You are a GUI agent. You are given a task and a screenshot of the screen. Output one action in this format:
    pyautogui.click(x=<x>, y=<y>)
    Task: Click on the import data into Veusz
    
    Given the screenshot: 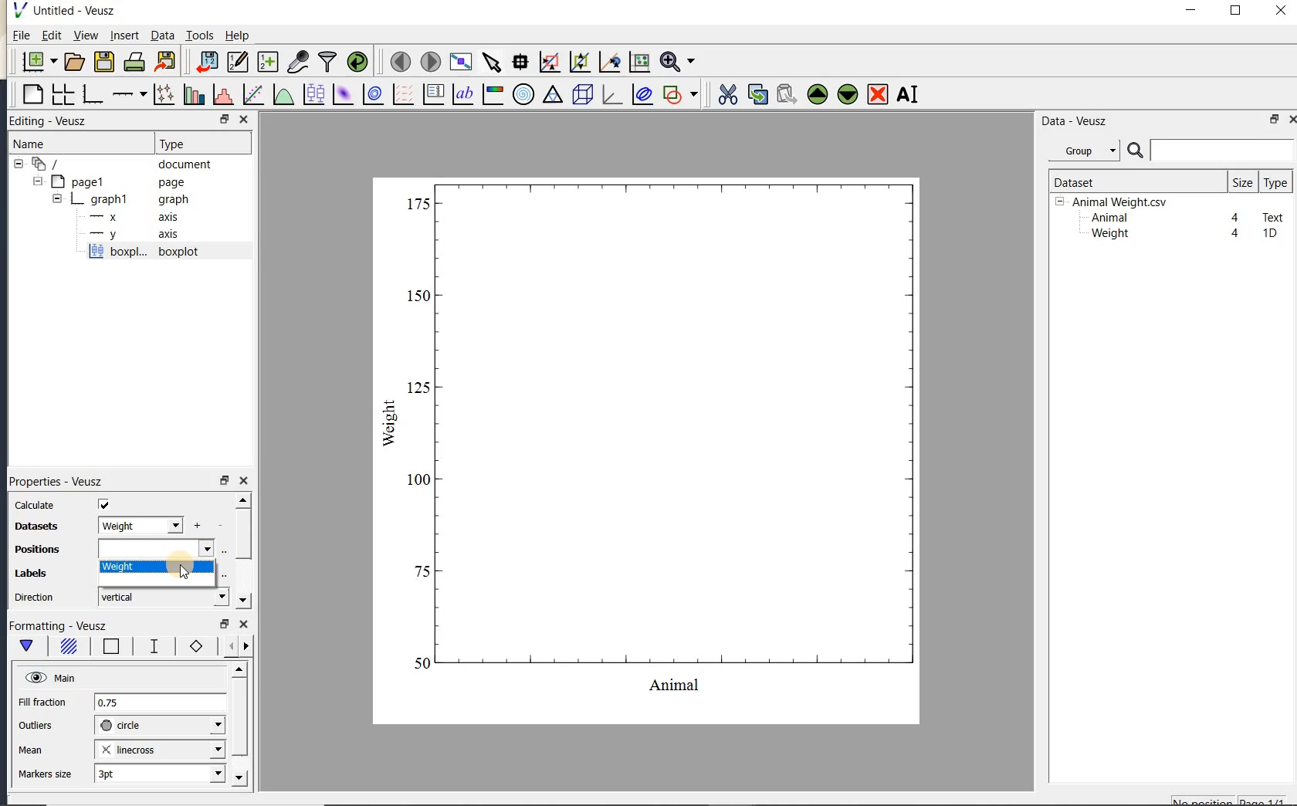 What is the action you would take?
    pyautogui.click(x=207, y=63)
    